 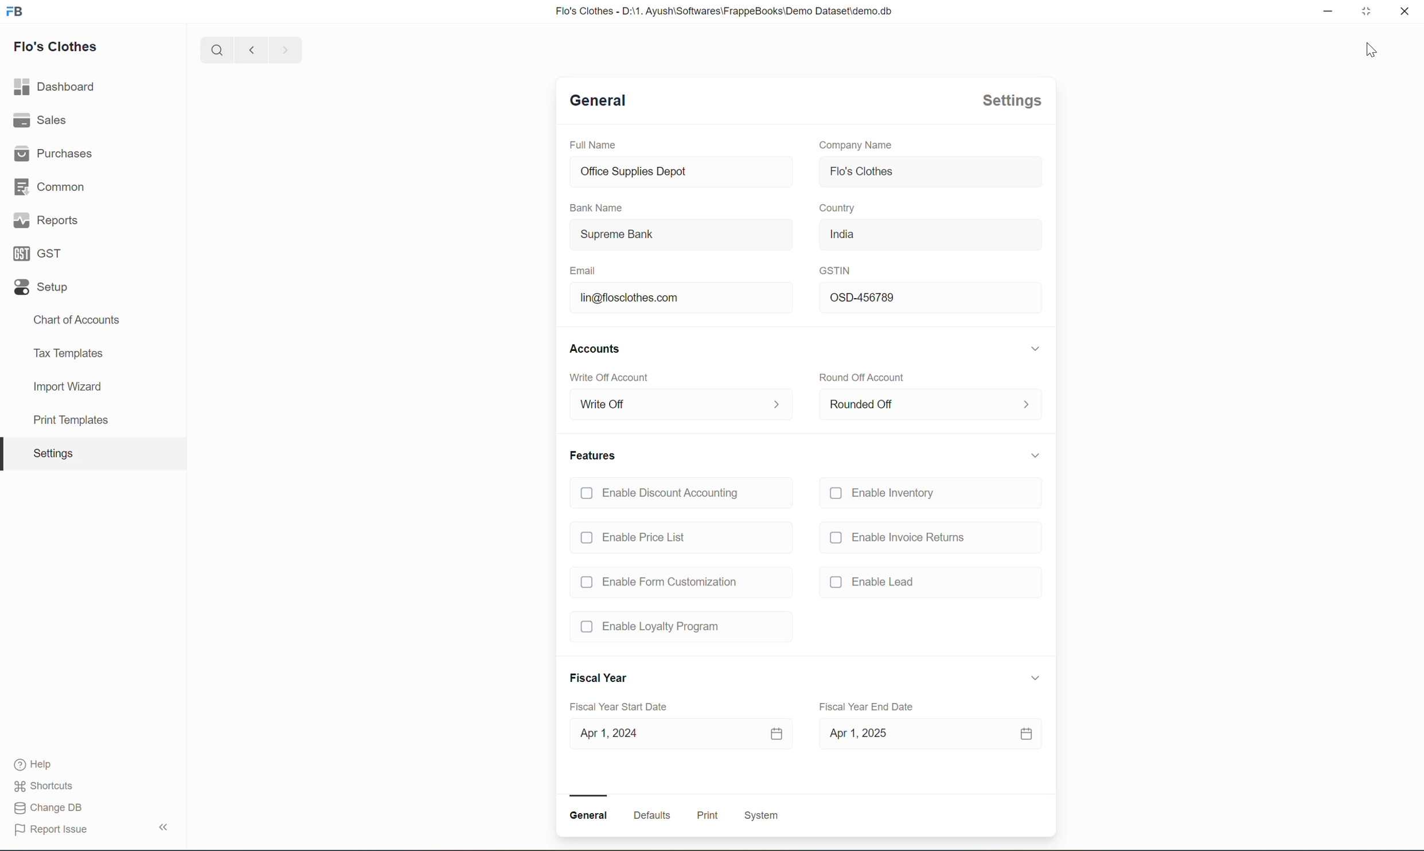 I want to click on Enable Invoice Returns, so click(x=896, y=538).